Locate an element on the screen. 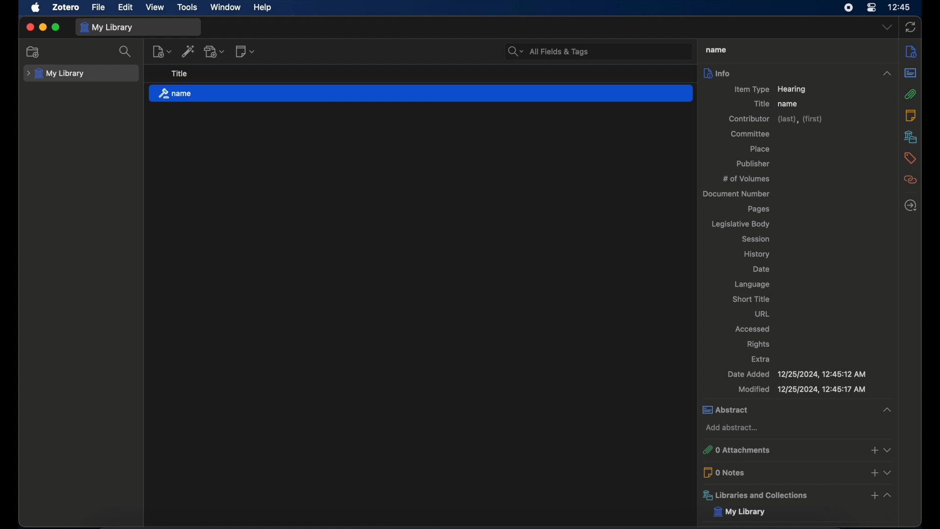 Image resolution: width=940 pixels, height=529 pixels. locate is located at coordinates (911, 205).